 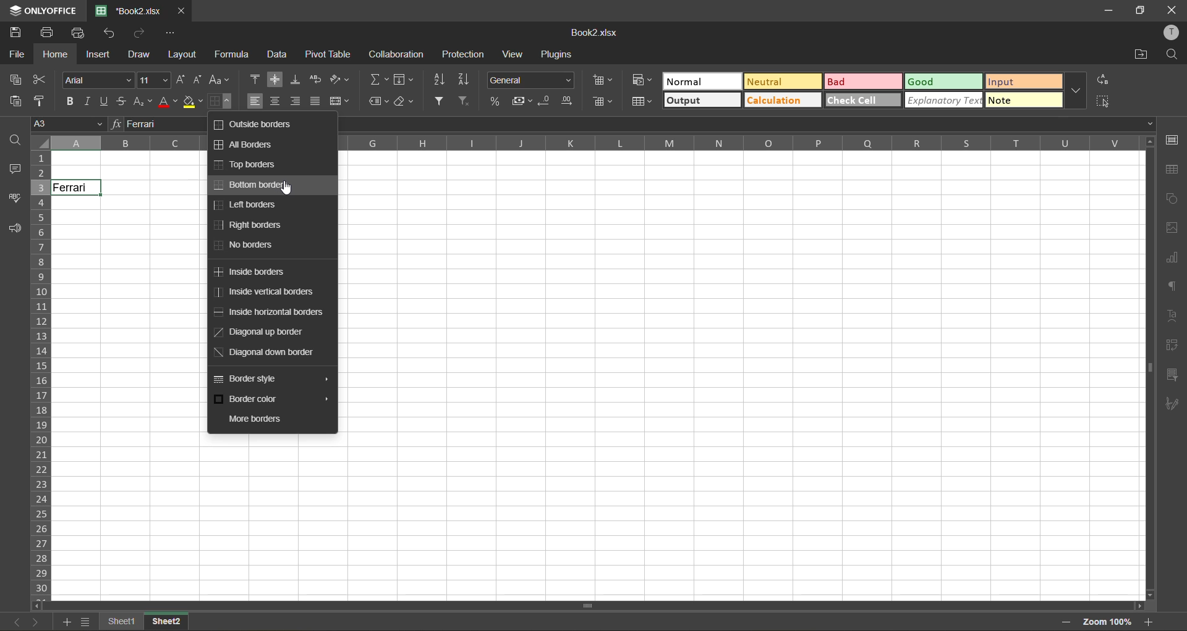 What do you see at coordinates (944, 82) in the screenshot?
I see `good` at bounding box center [944, 82].